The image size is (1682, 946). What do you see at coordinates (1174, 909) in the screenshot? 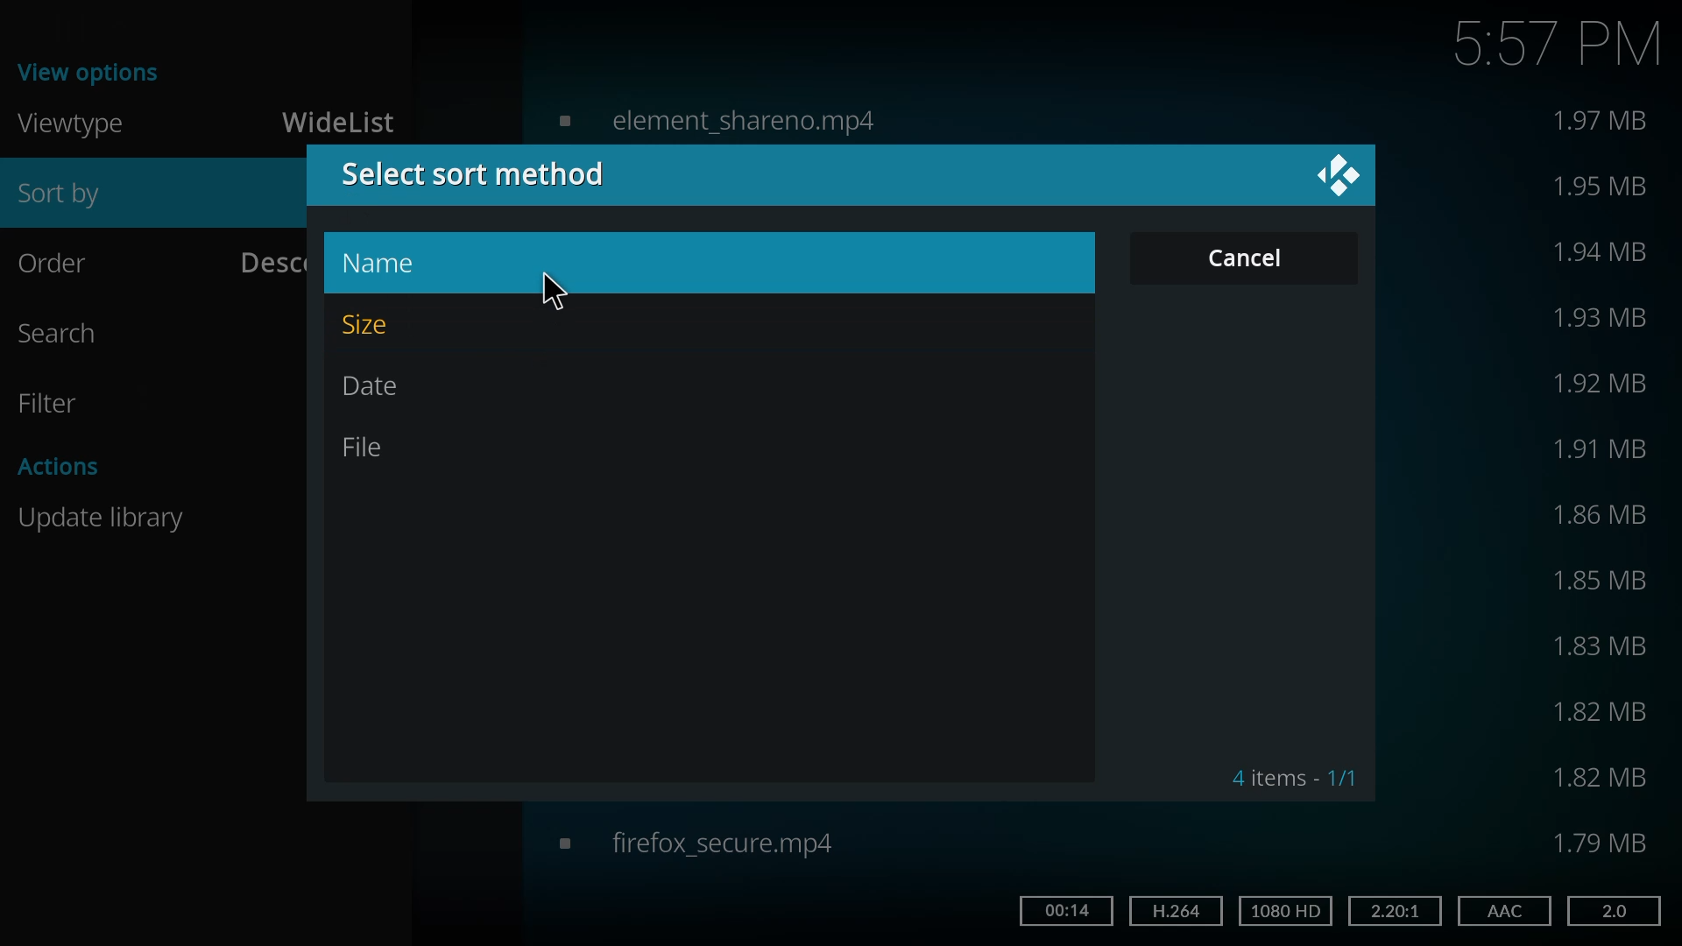
I see `h` at bounding box center [1174, 909].